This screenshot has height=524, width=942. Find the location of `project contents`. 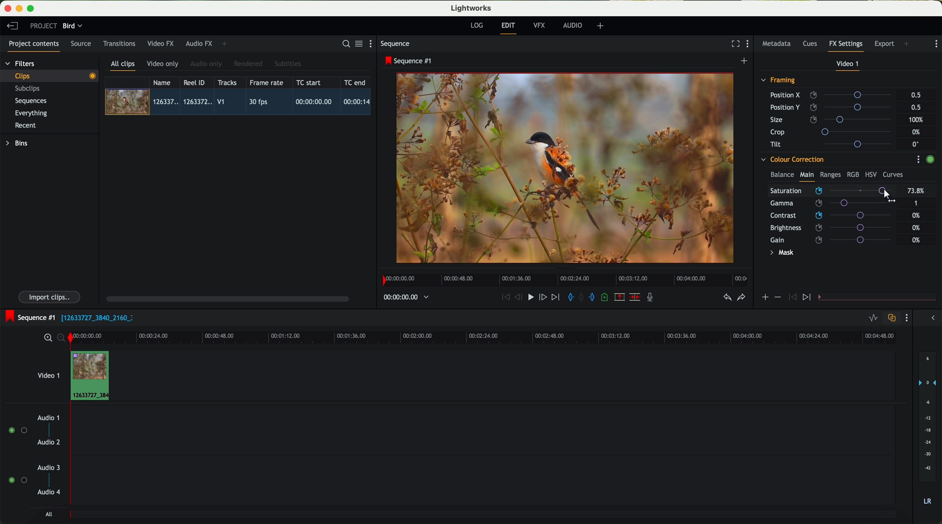

project contents is located at coordinates (34, 46).